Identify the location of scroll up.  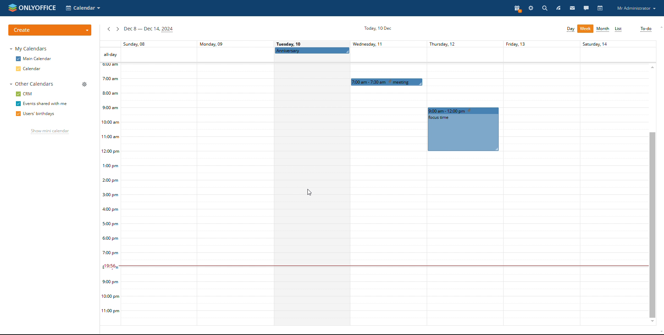
(660, 27).